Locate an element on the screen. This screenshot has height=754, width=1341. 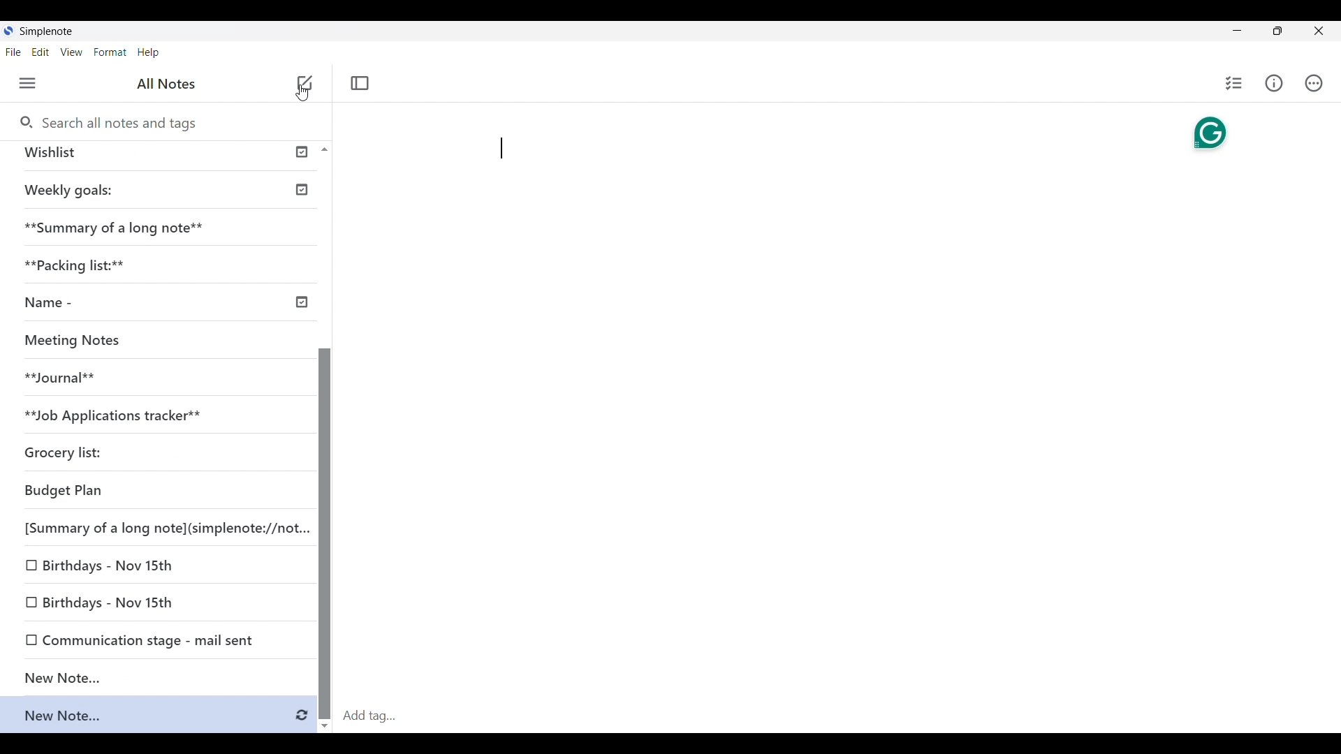
Grocery list is located at coordinates (64, 454).